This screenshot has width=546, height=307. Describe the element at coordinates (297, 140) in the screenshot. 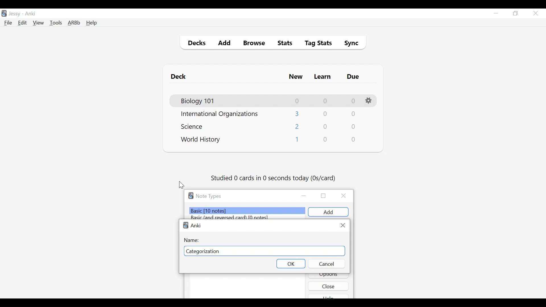

I see `New Card Count` at that location.